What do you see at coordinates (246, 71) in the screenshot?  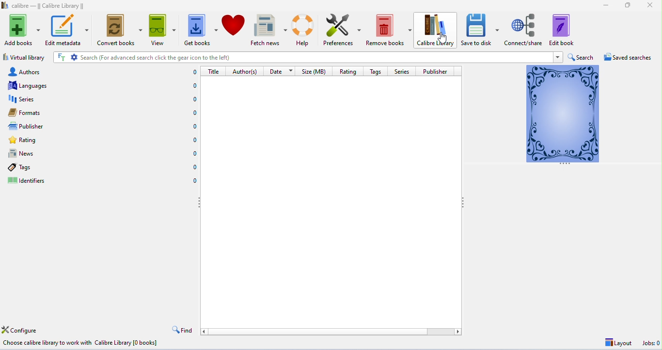 I see `author(s)` at bounding box center [246, 71].